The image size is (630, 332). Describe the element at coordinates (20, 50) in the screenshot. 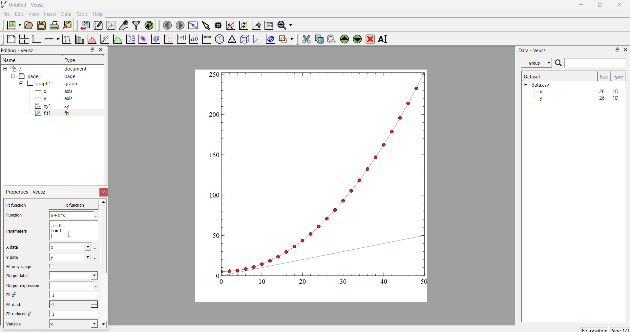

I see `Editing - Veusz` at that location.